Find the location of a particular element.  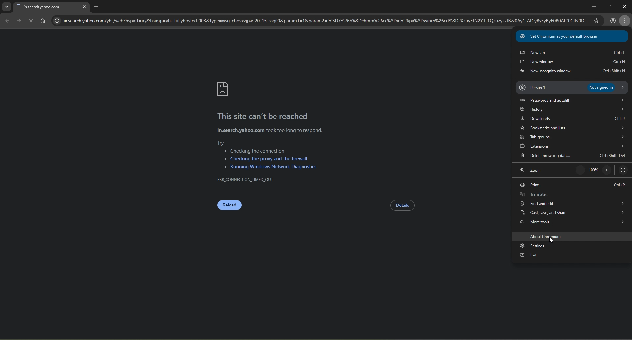

Customize and control google chromium is located at coordinates (626, 21).